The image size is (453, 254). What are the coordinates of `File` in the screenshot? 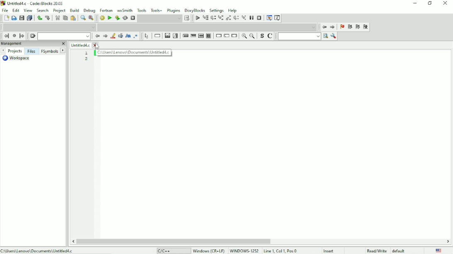 It's located at (5, 10).